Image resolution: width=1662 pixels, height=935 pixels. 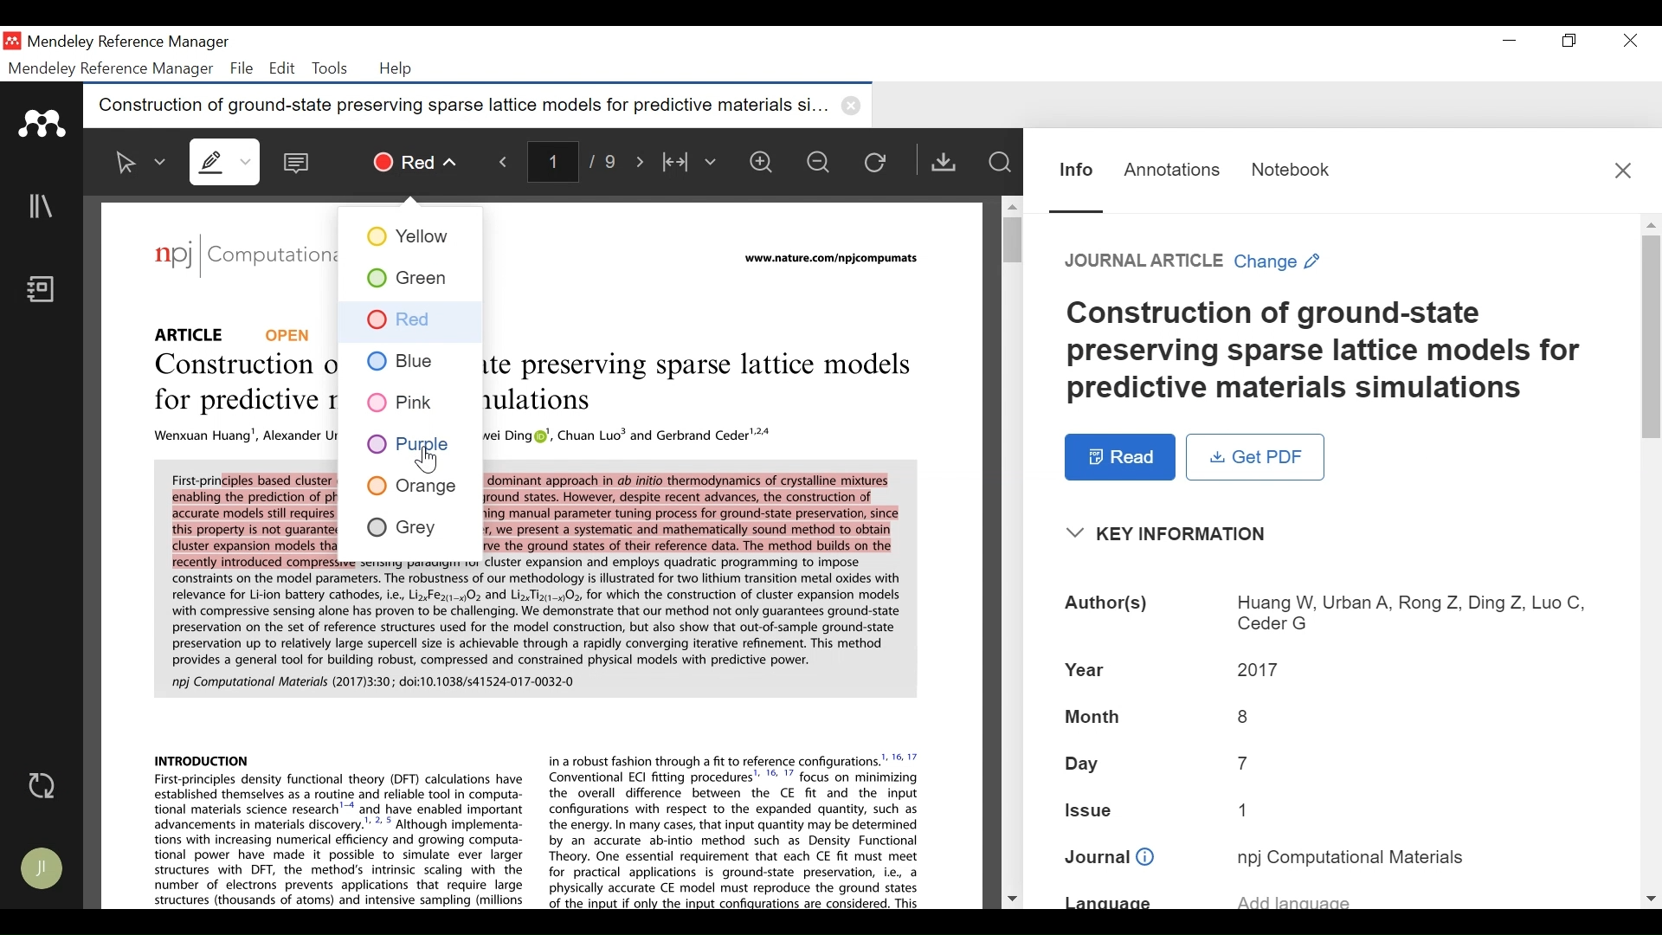 I want to click on Yellow, so click(x=403, y=232).